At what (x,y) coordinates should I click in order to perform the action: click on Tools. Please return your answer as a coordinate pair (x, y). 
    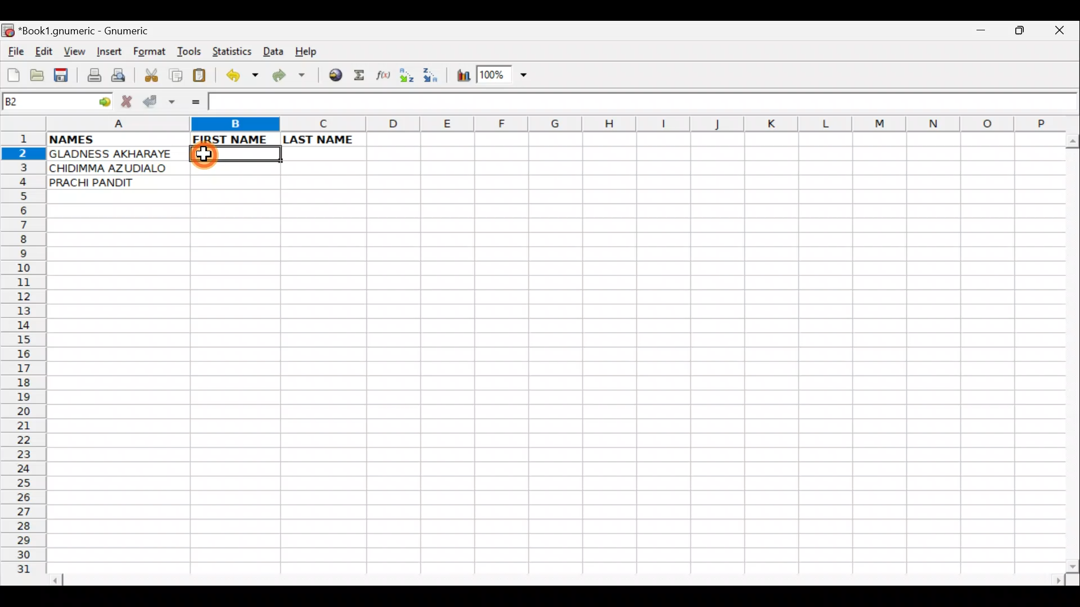
    Looking at the image, I should click on (190, 52).